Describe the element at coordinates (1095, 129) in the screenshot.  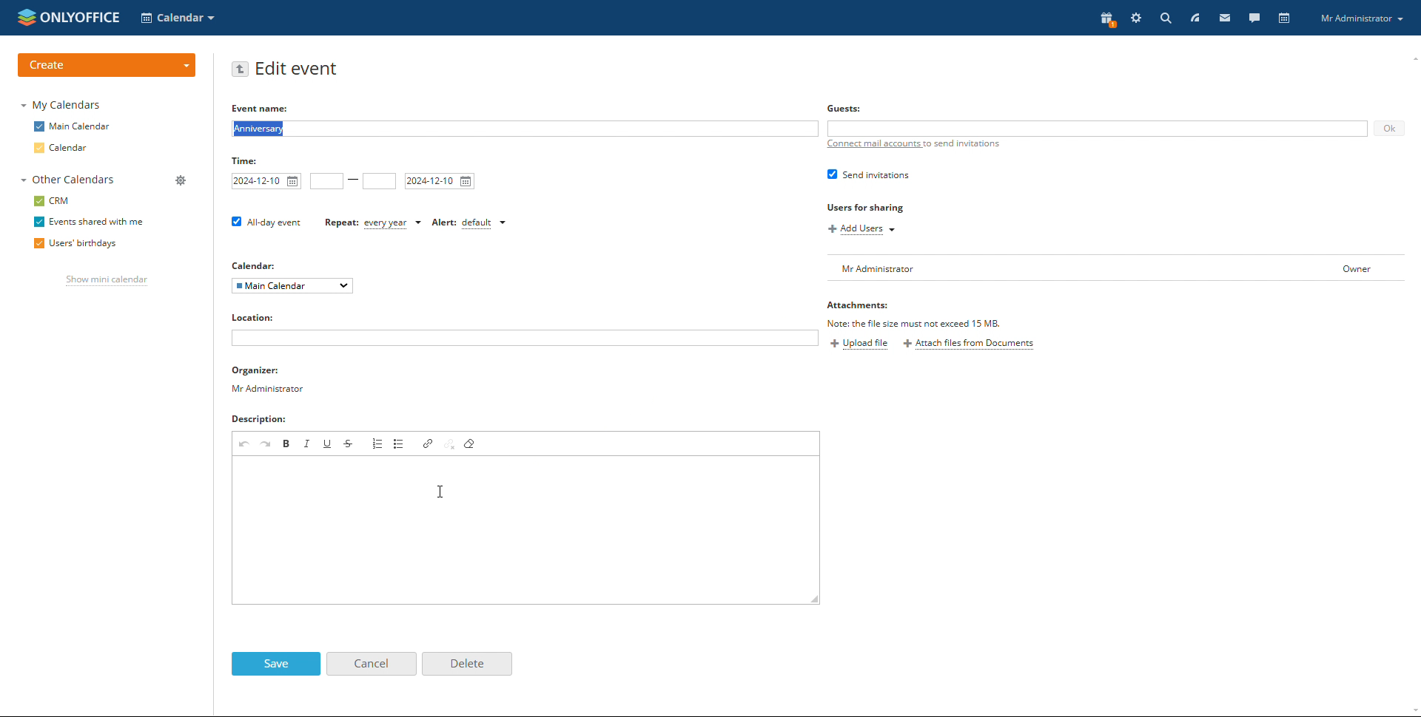
I see `add guests` at that location.